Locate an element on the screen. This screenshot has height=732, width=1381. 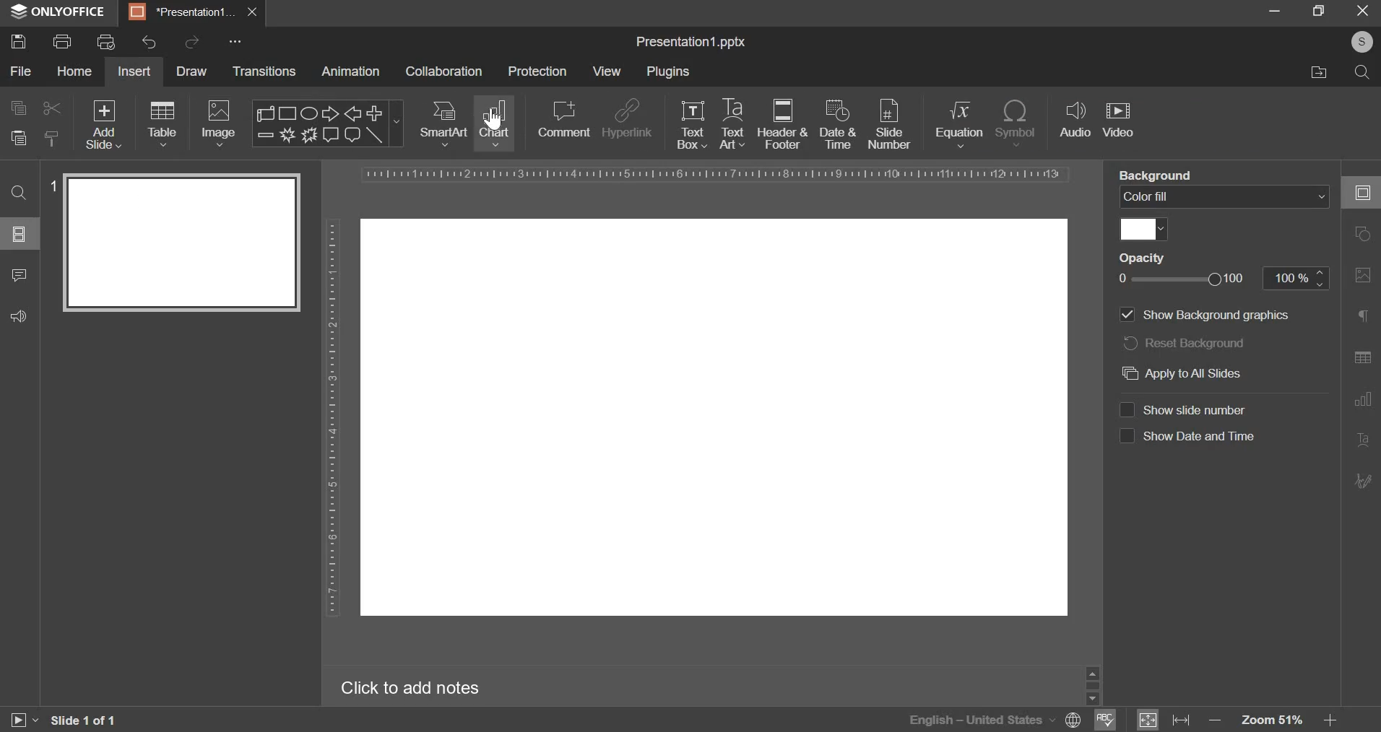
profile is located at coordinates (1361, 40).